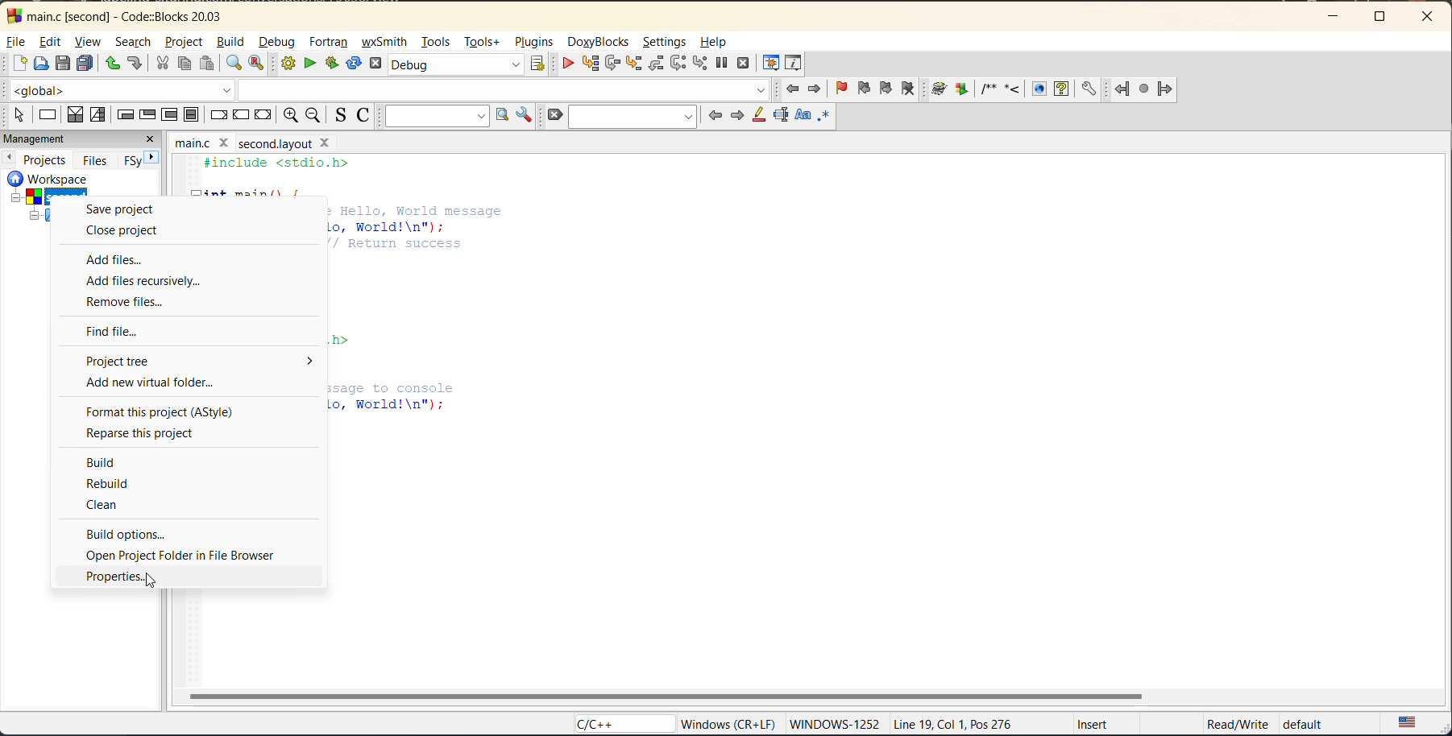  Describe the element at coordinates (288, 63) in the screenshot. I see `build` at that location.